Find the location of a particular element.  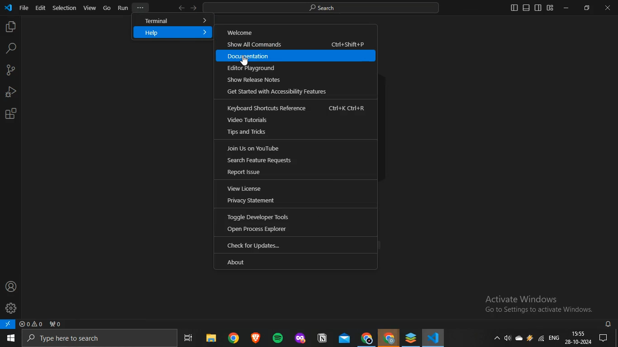

Video Tutorials is located at coordinates (295, 119).